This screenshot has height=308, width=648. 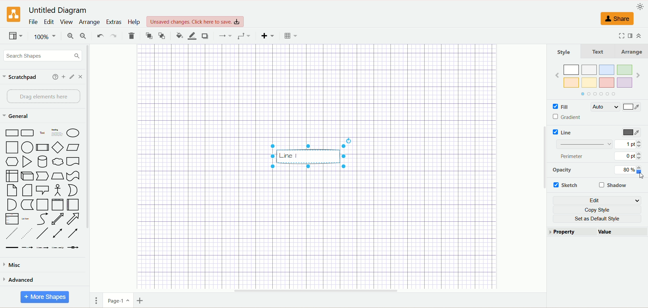 I want to click on fullscreen, so click(x=619, y=36).